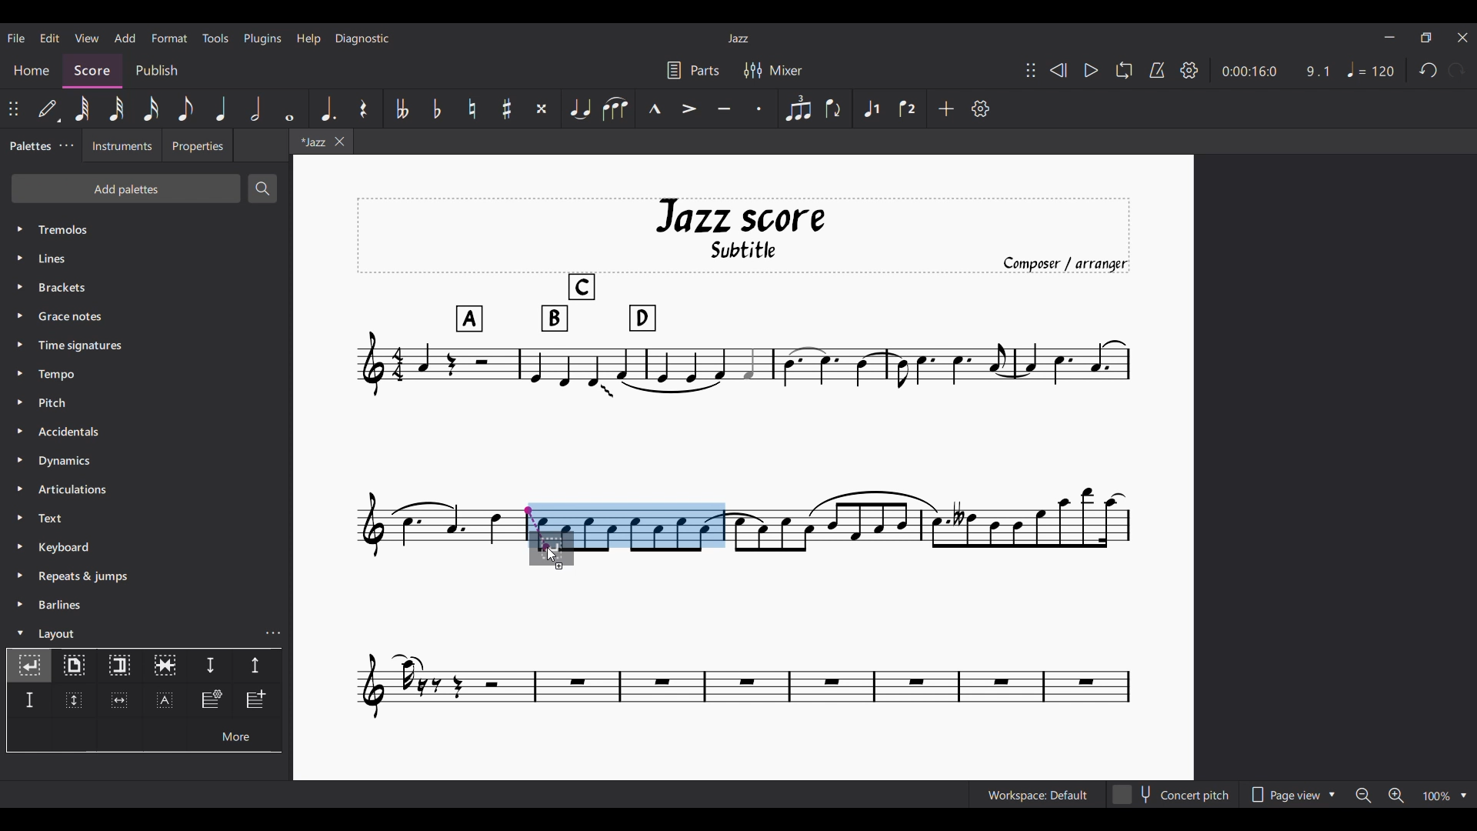 The image size is (1477, 831). Describe the element at coordinates (437, 108) in the screenshot. I see `Toggle flat` at that location.